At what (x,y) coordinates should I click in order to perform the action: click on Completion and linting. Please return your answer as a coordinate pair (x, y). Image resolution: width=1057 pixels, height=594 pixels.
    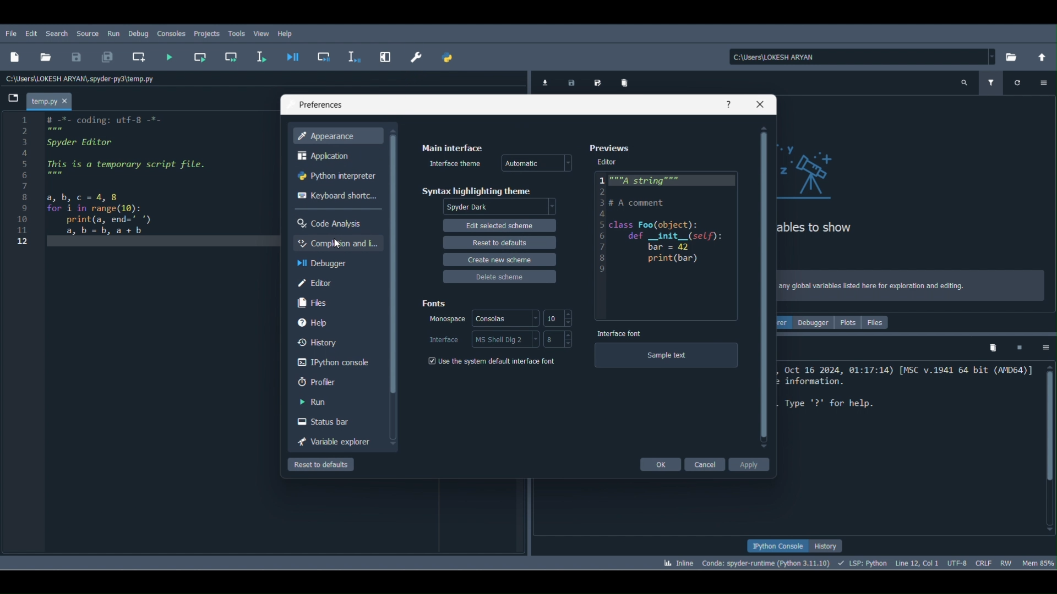
    Looking at the image, I should click on (337, 243).